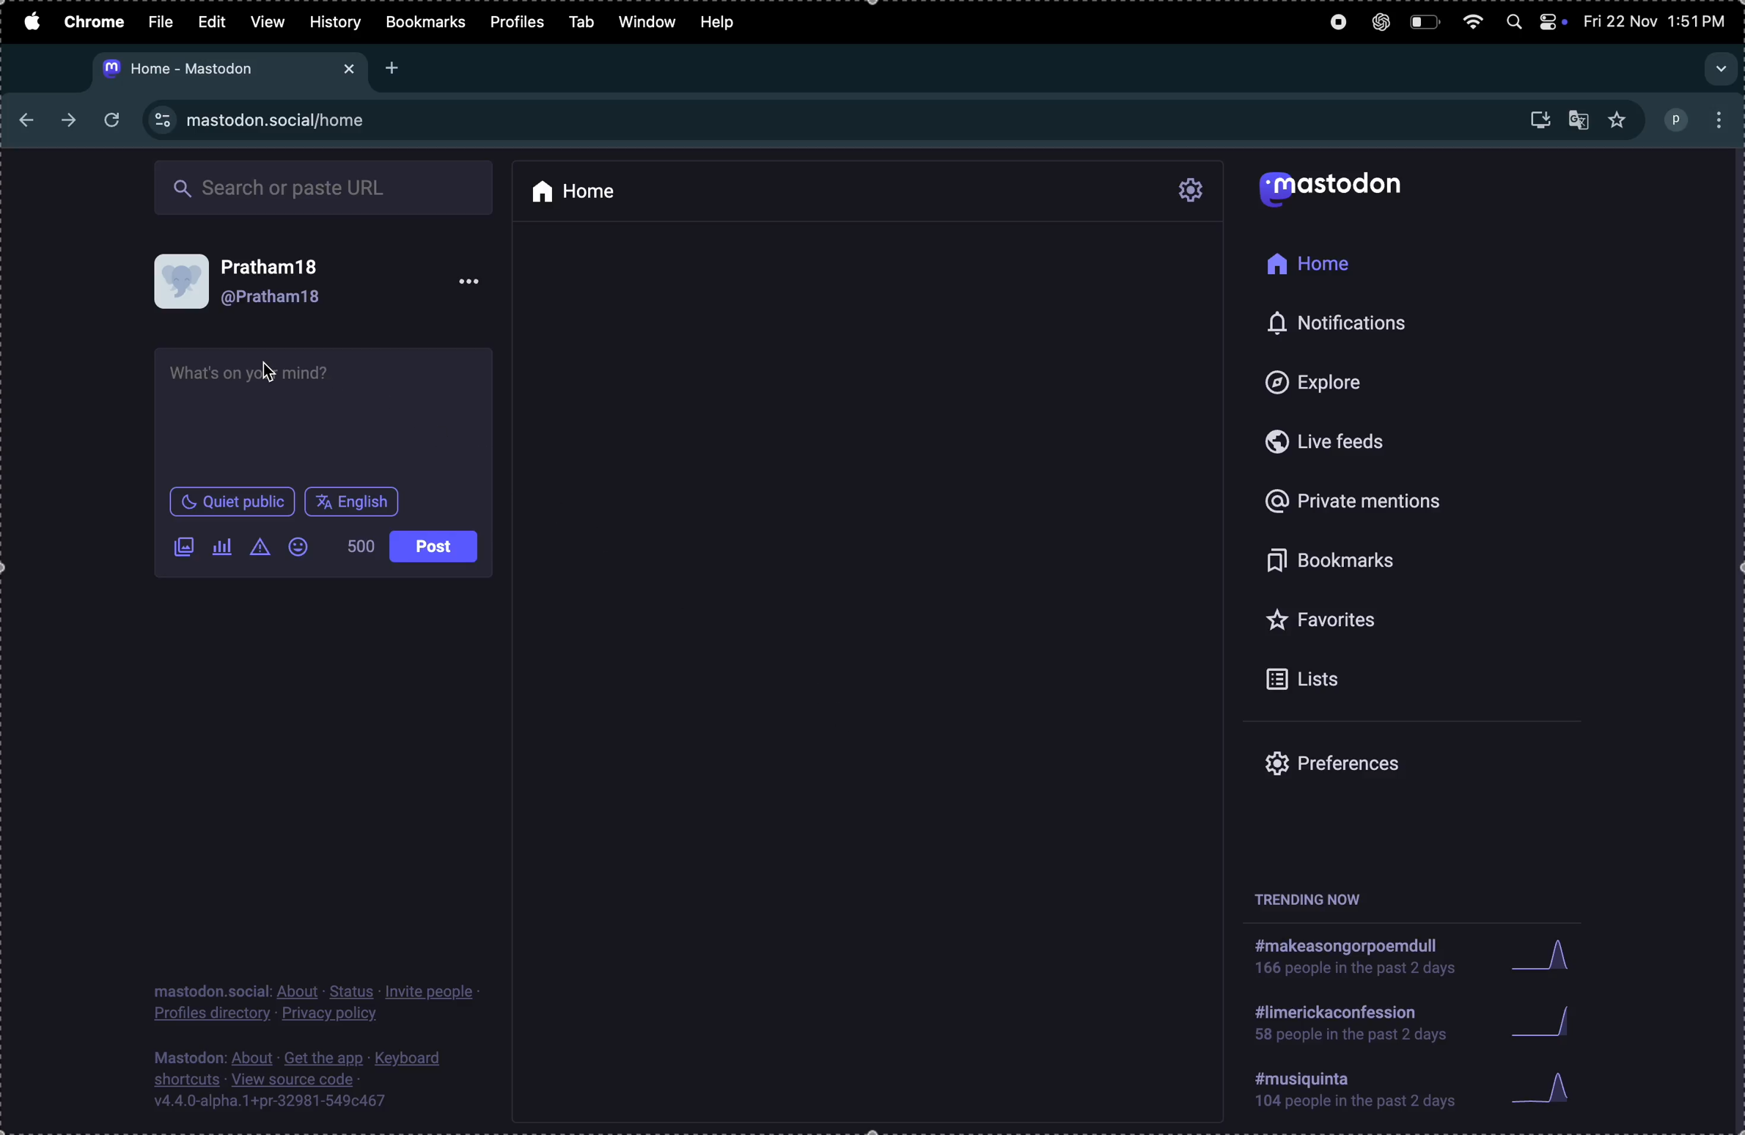 This screenshot has height=1135, width=1745. I want to click on record, so click(1334, 23).